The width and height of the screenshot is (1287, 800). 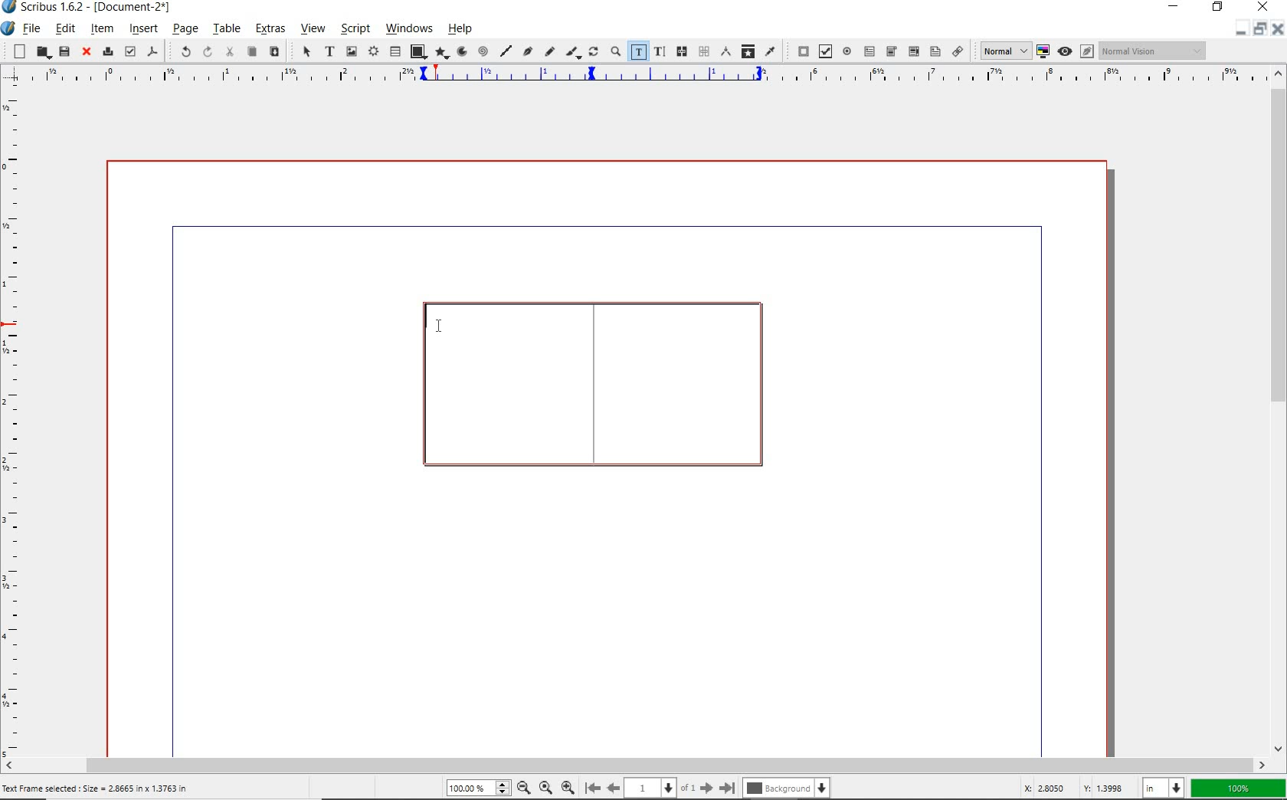 I want to click on go to next page, so click(x=708, y=788).